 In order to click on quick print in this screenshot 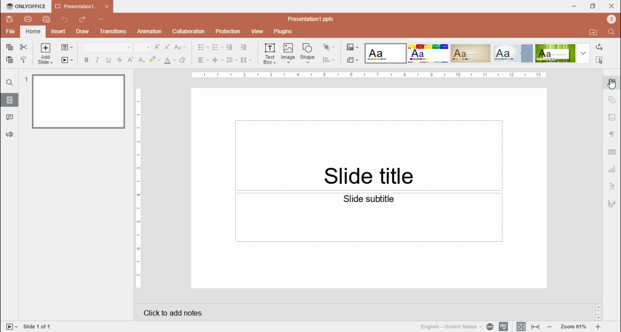, I will do `click(46, 19)`.